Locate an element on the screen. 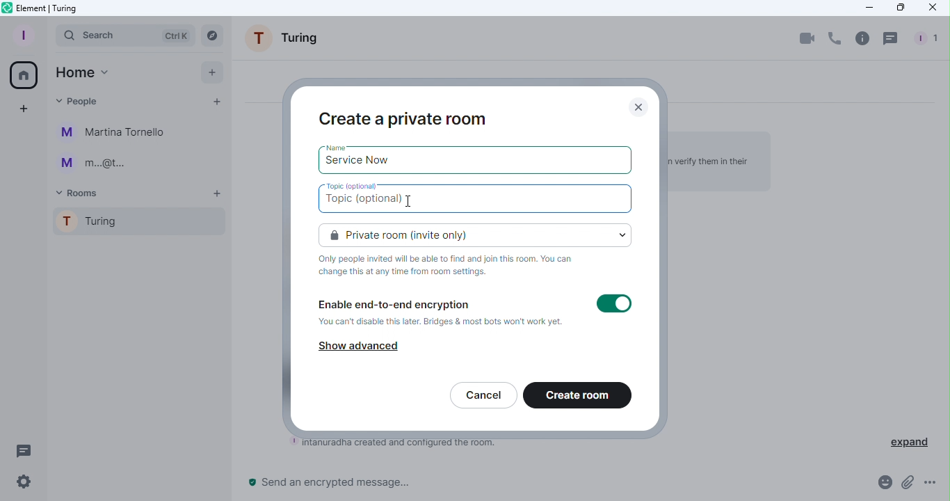 This screenshot has height=501, width=950. Quick settings is located at coordinates (19, 484).